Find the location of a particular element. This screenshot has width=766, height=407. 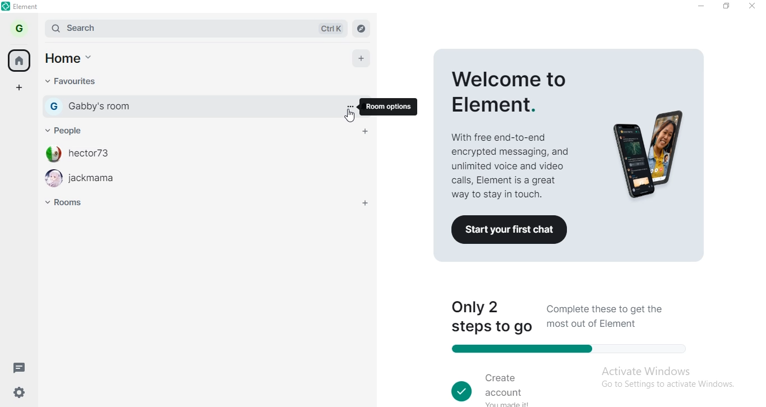

message is located at coordinates (23, 369).